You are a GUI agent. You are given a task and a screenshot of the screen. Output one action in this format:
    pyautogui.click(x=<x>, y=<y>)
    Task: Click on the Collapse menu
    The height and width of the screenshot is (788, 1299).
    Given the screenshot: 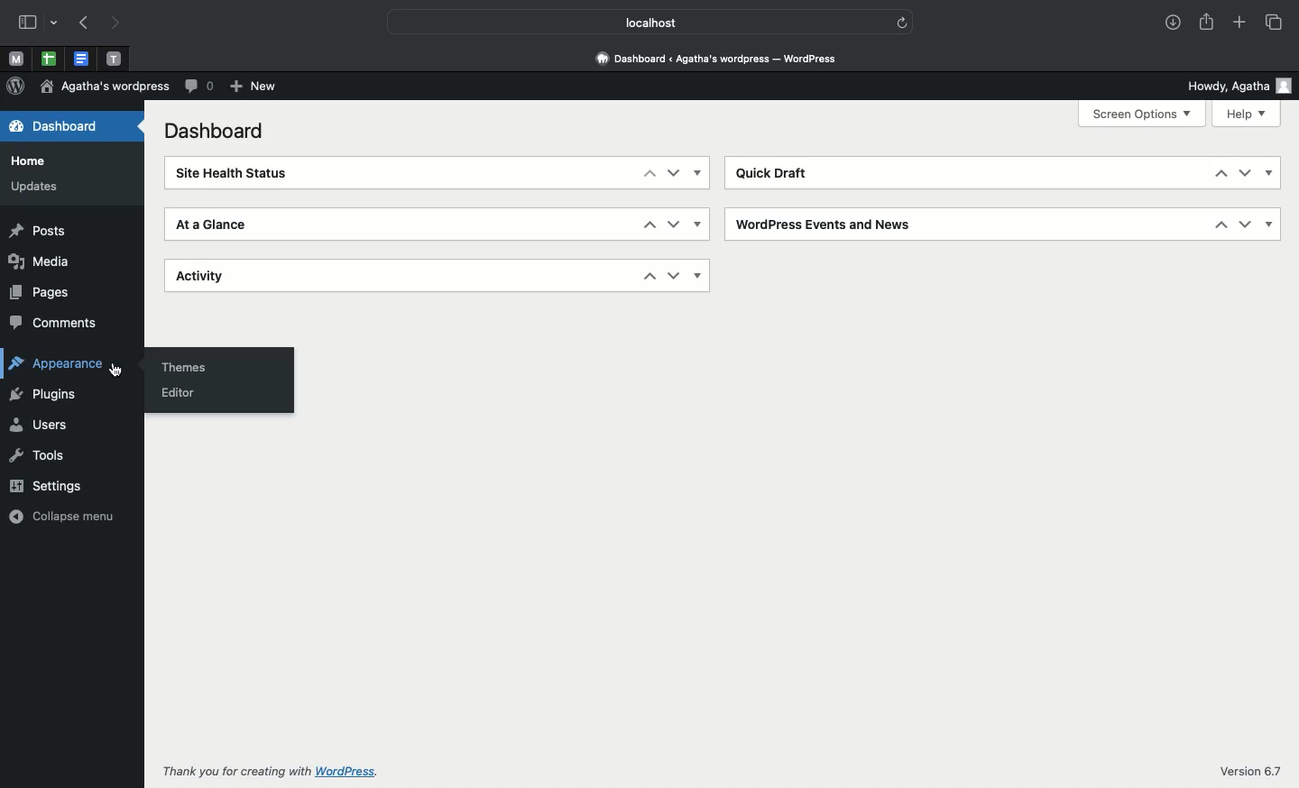 What is the action you would take?
    pyautogui.click(x=60, y=516)
    